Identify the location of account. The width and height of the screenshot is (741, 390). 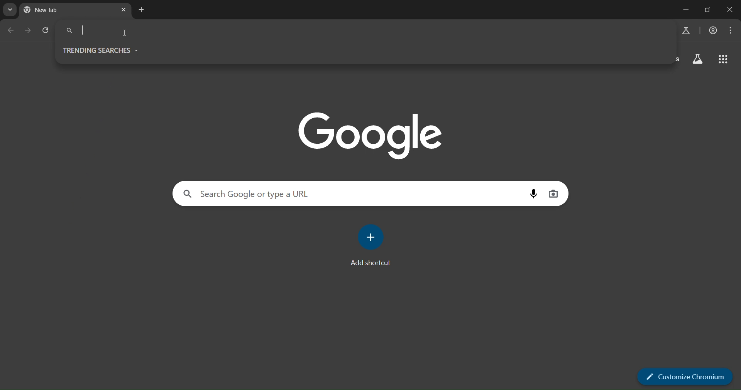
(713, 32).